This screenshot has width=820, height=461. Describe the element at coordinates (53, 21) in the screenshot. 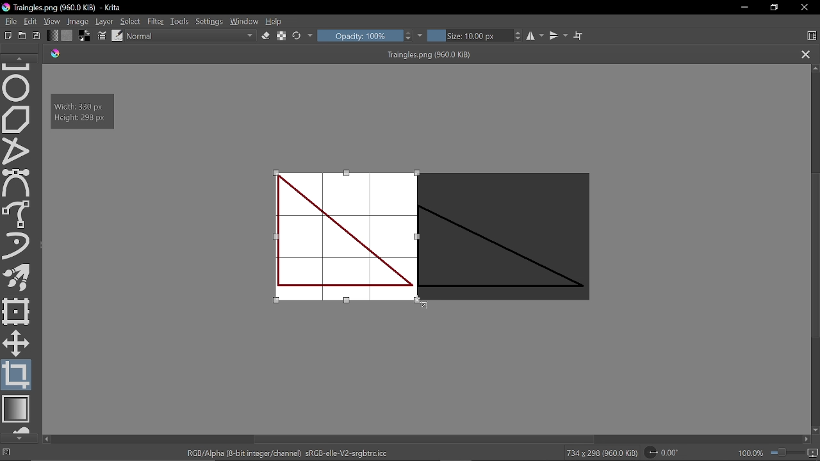

I see `View` at that location.